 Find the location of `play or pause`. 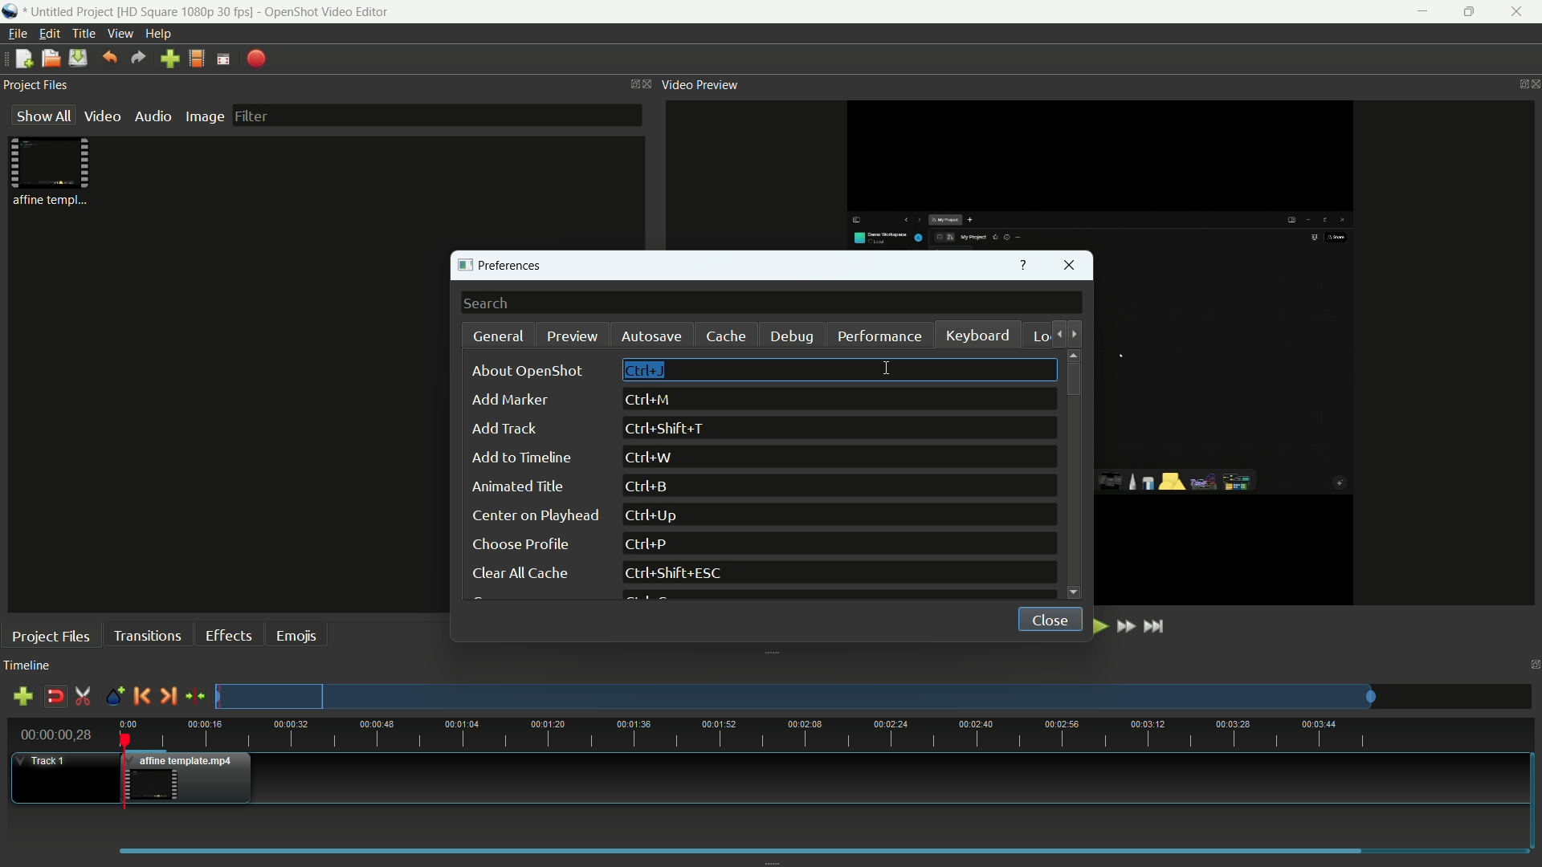

play or pause is located at coordinates (1098, 626).